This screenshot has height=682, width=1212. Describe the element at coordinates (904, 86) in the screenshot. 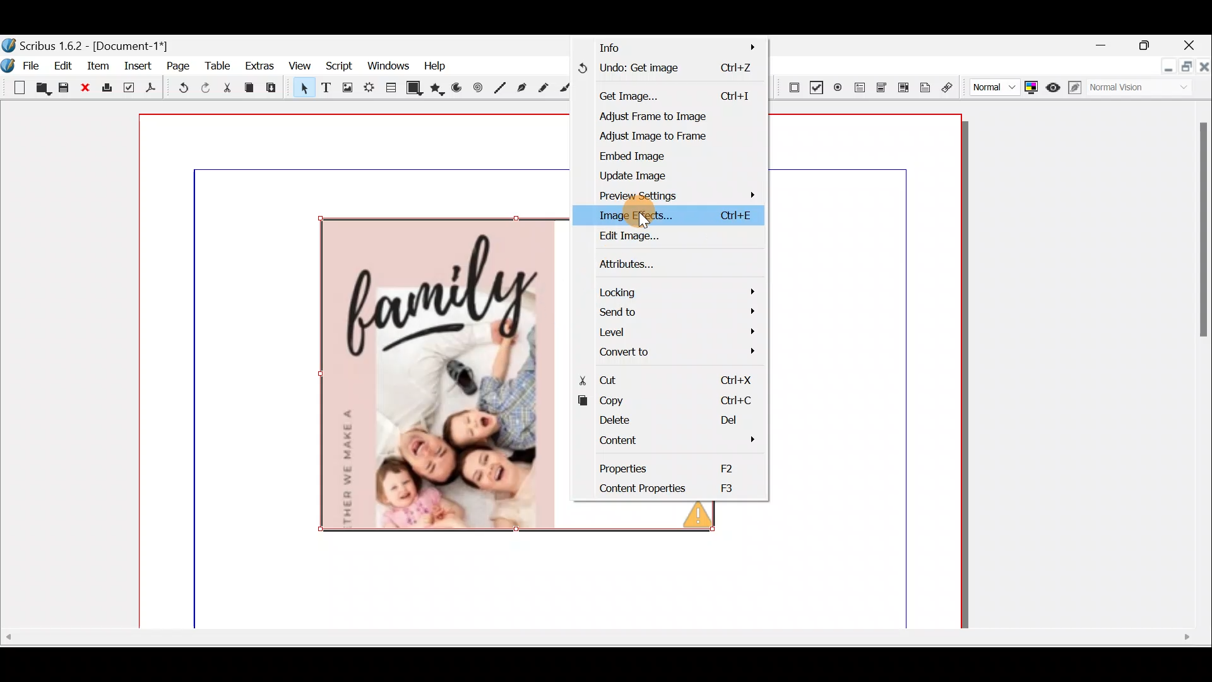

I see `PDF List box` at that location.